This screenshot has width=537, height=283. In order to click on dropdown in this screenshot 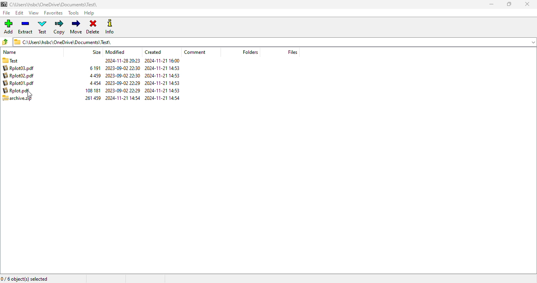, I will do `click(533, 42)`.